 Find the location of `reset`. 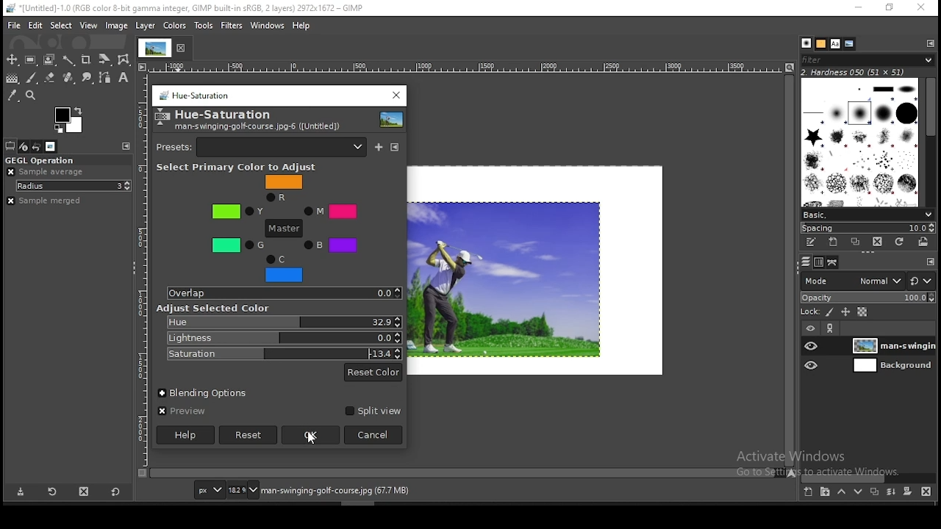

reset is located at coordinates (247, 436).